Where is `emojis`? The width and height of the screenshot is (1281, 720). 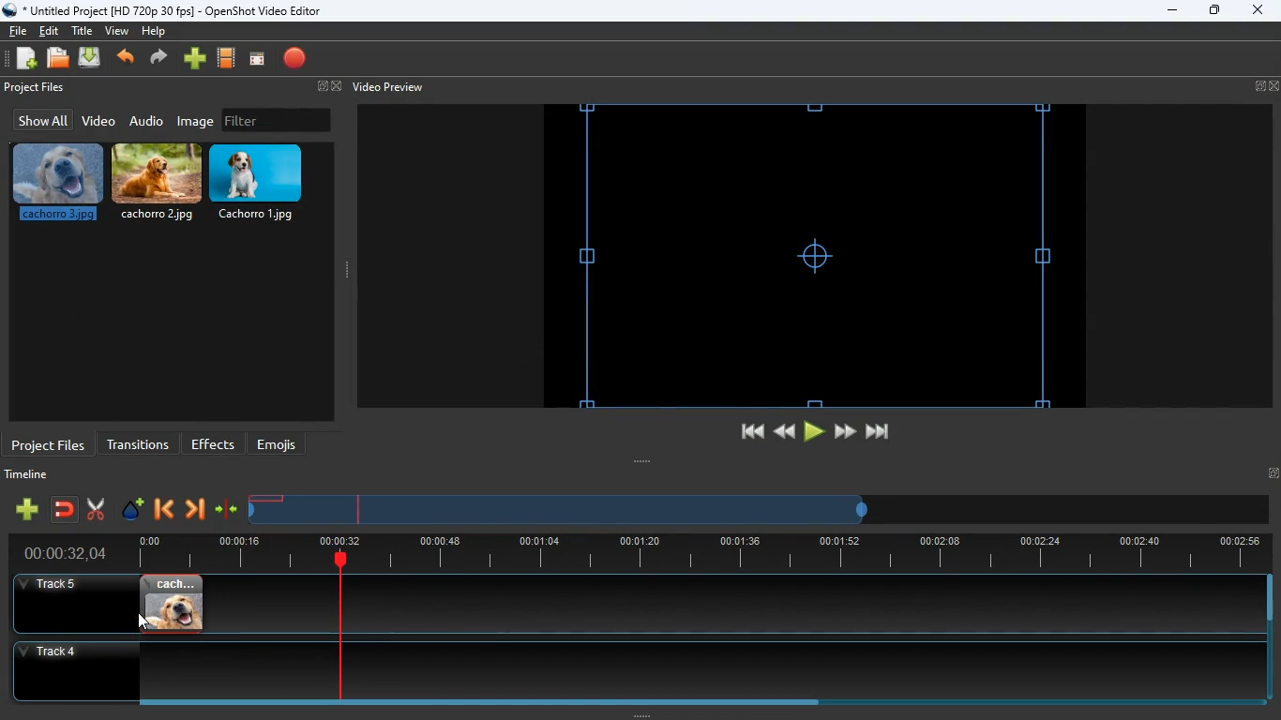
emojis is located at coordinates (281, 444).